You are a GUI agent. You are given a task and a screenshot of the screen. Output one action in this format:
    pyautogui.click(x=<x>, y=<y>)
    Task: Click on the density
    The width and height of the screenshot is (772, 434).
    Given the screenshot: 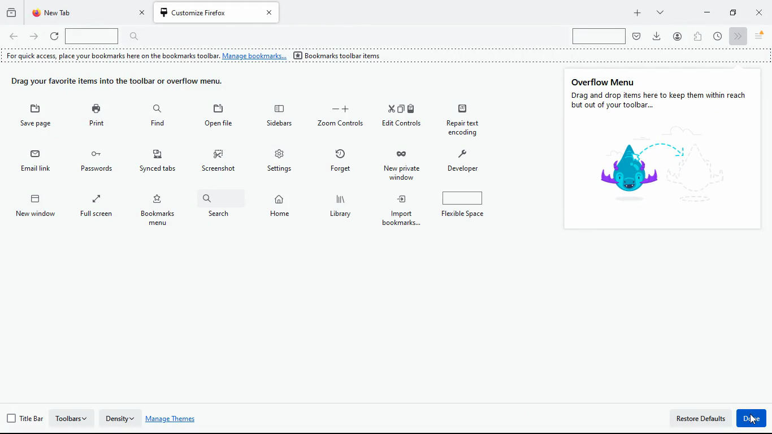 What is the action you would take?
    pyautogui.click(x=121, y=416)
    